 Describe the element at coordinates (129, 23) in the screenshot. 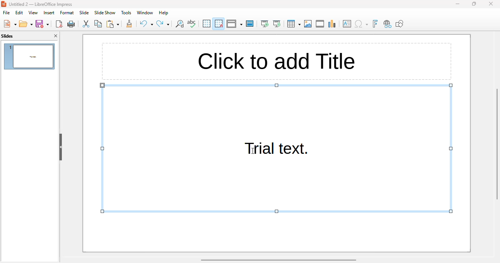

I see `clone formatting` at that location.